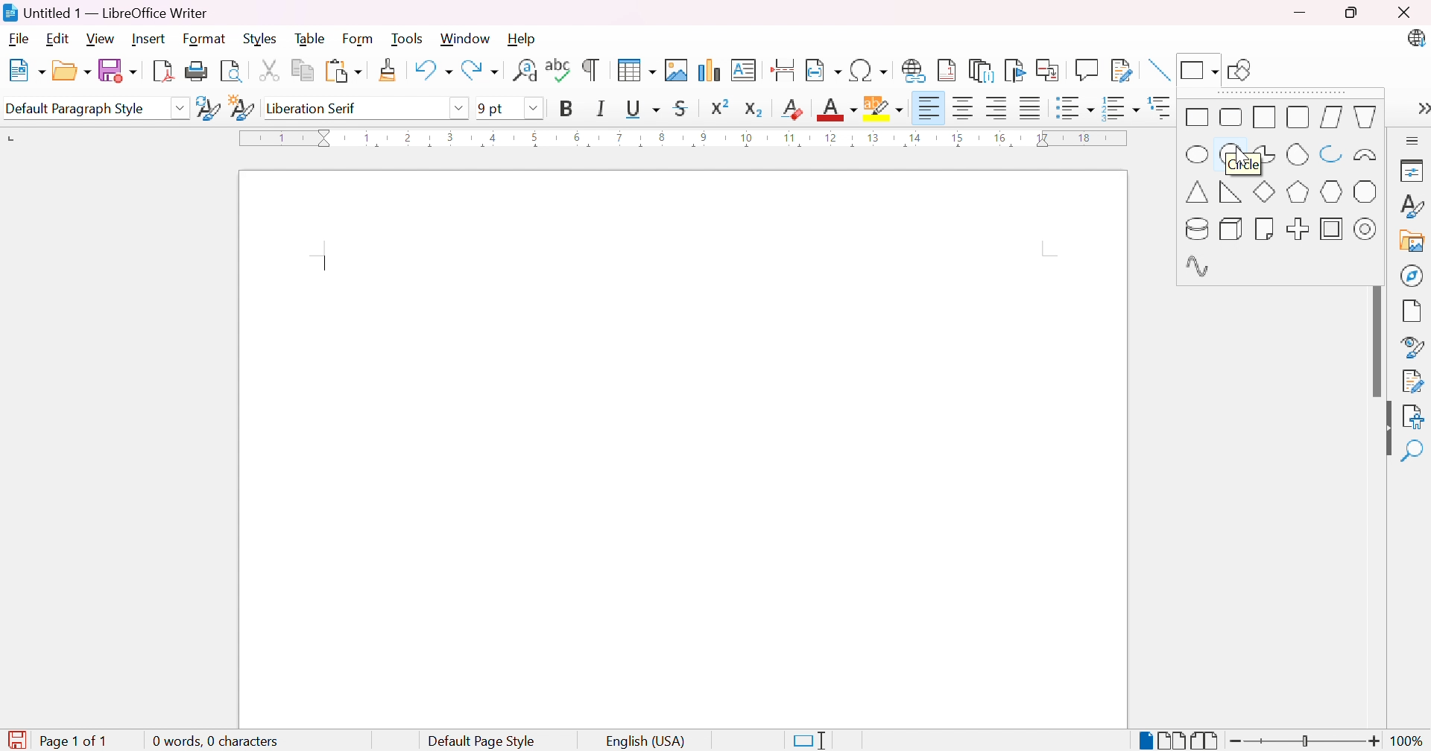  What do you see at coordinates (1198, 118) in the screenshot?
I see `Rectangle` at bounding box center [1198, 118].